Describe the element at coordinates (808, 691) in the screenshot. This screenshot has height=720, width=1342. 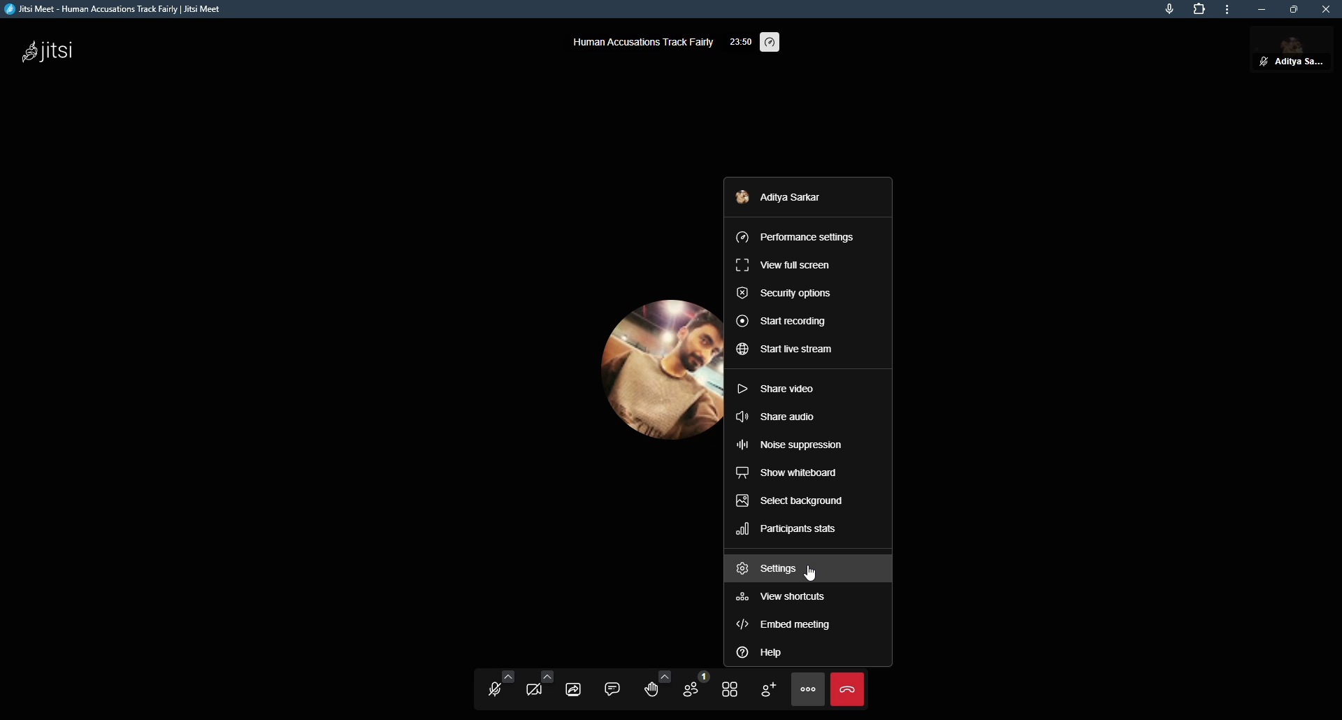
I see `more actions` at that location.